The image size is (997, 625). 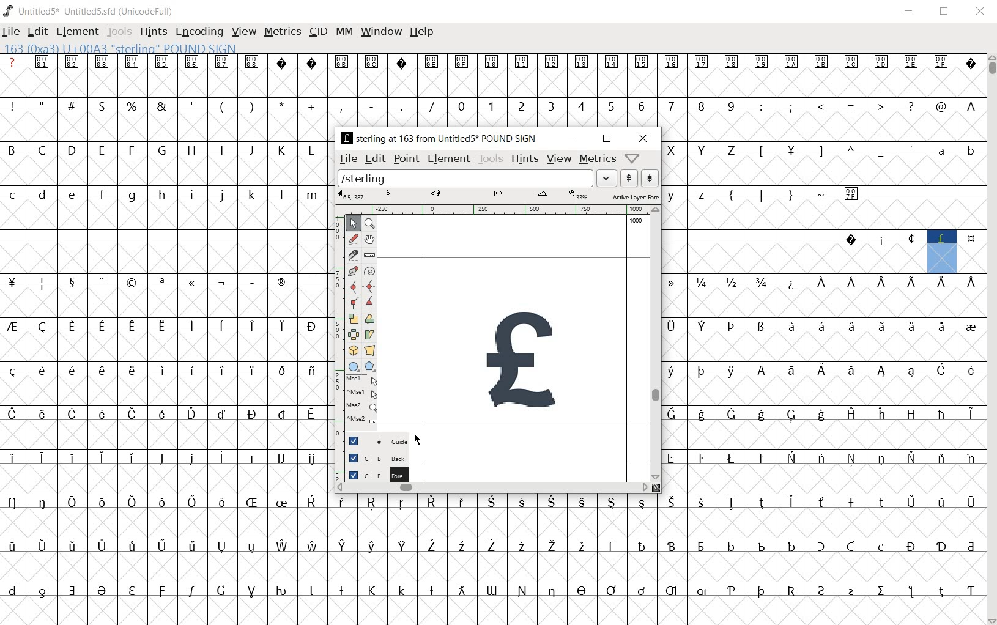 What do you see at coordinates (40, 371) in the screenshot?
I see `Symbol` at bounding box center [40, 371].